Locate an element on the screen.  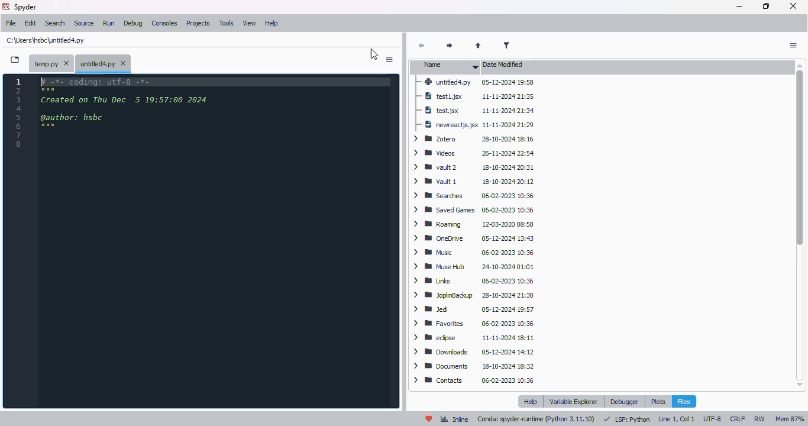
Zotero is located at coordinates (473, 168).